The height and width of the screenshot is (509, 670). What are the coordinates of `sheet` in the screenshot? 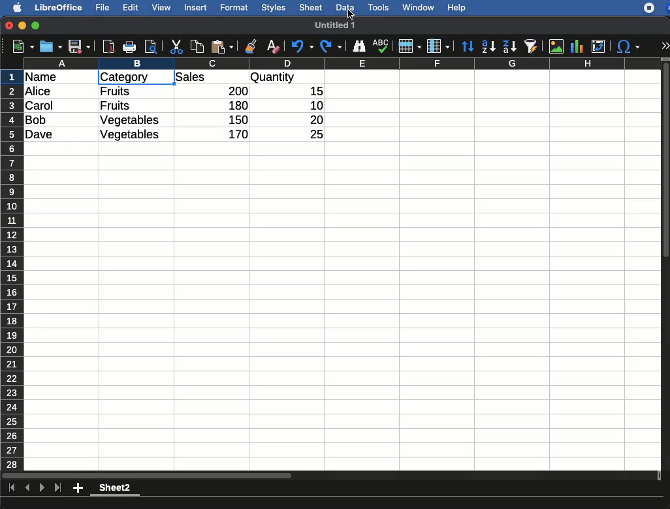 It's located at (311, 7).